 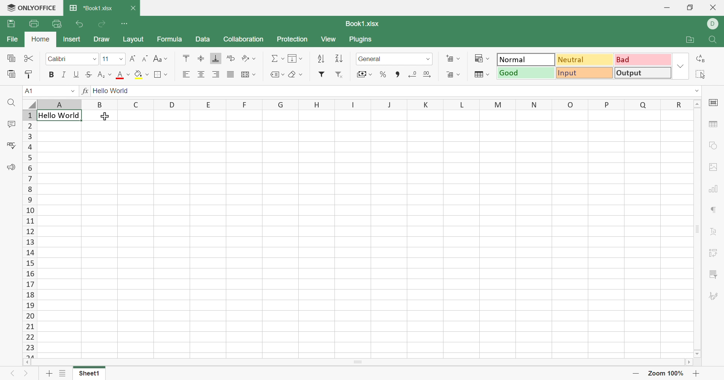 I want to click on Align center, so click(x=202, y=75).